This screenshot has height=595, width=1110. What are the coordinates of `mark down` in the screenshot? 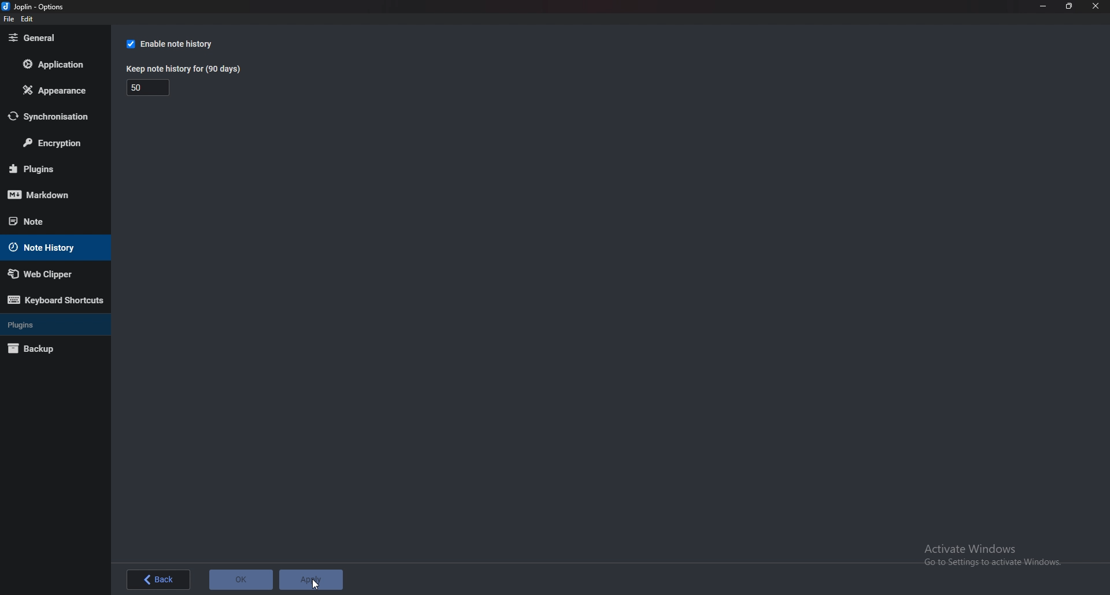 It's located at (51, 196).